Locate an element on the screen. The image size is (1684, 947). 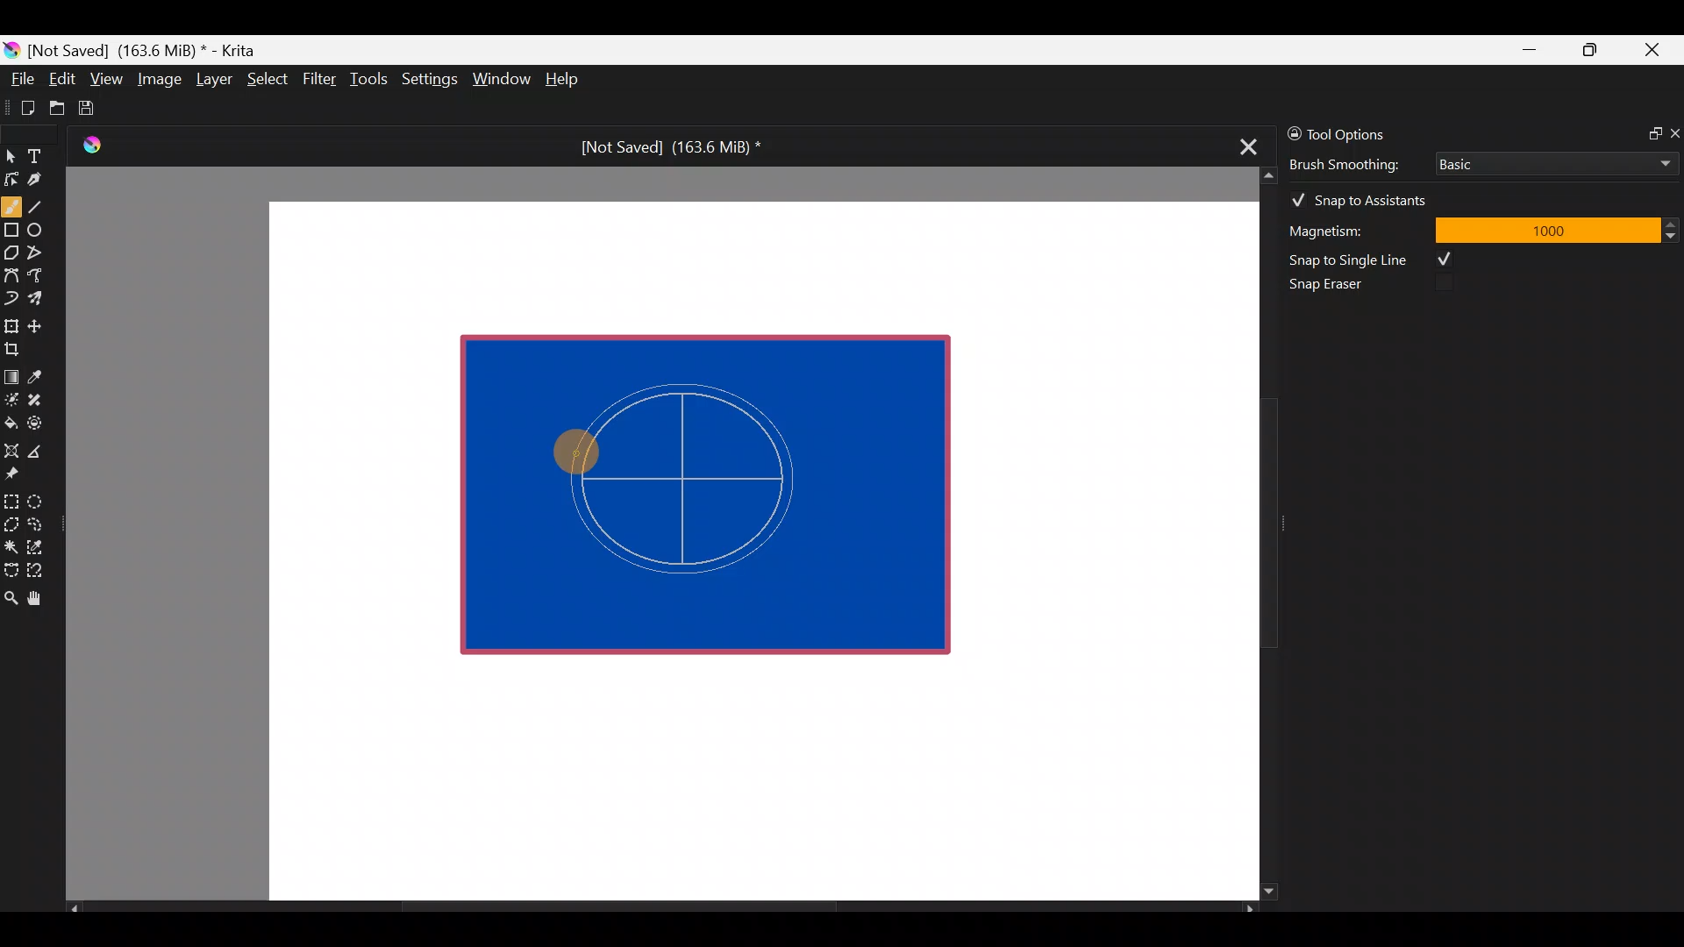
Open an existing document is located at coordinates (58, 110).